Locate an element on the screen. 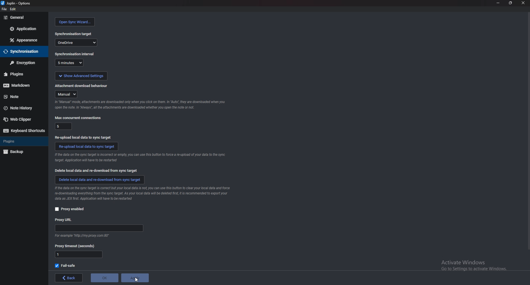 This screenshot has height=285, width=530. plugins is located at coordinates (22, 74).